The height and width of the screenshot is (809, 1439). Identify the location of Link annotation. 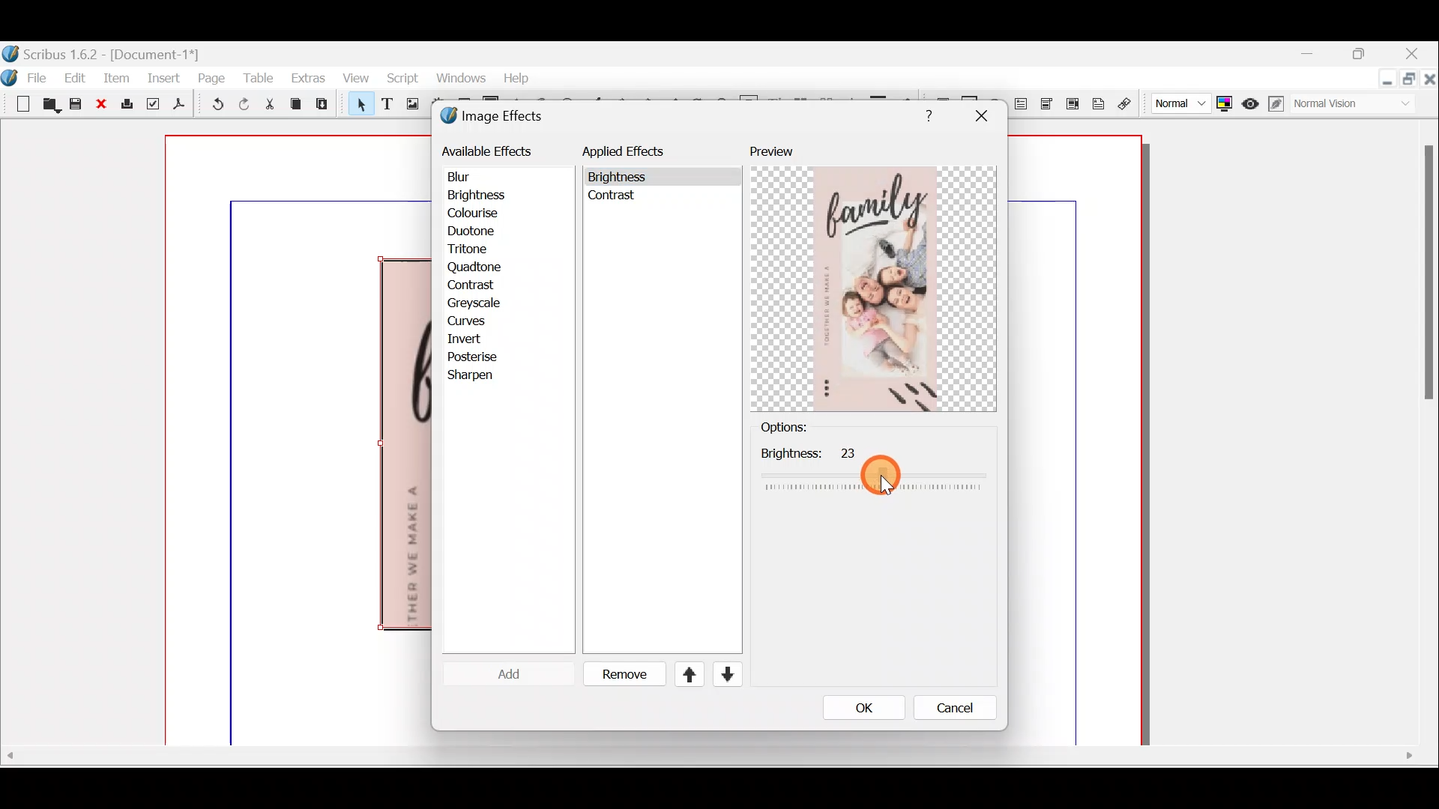
(1126, 104).